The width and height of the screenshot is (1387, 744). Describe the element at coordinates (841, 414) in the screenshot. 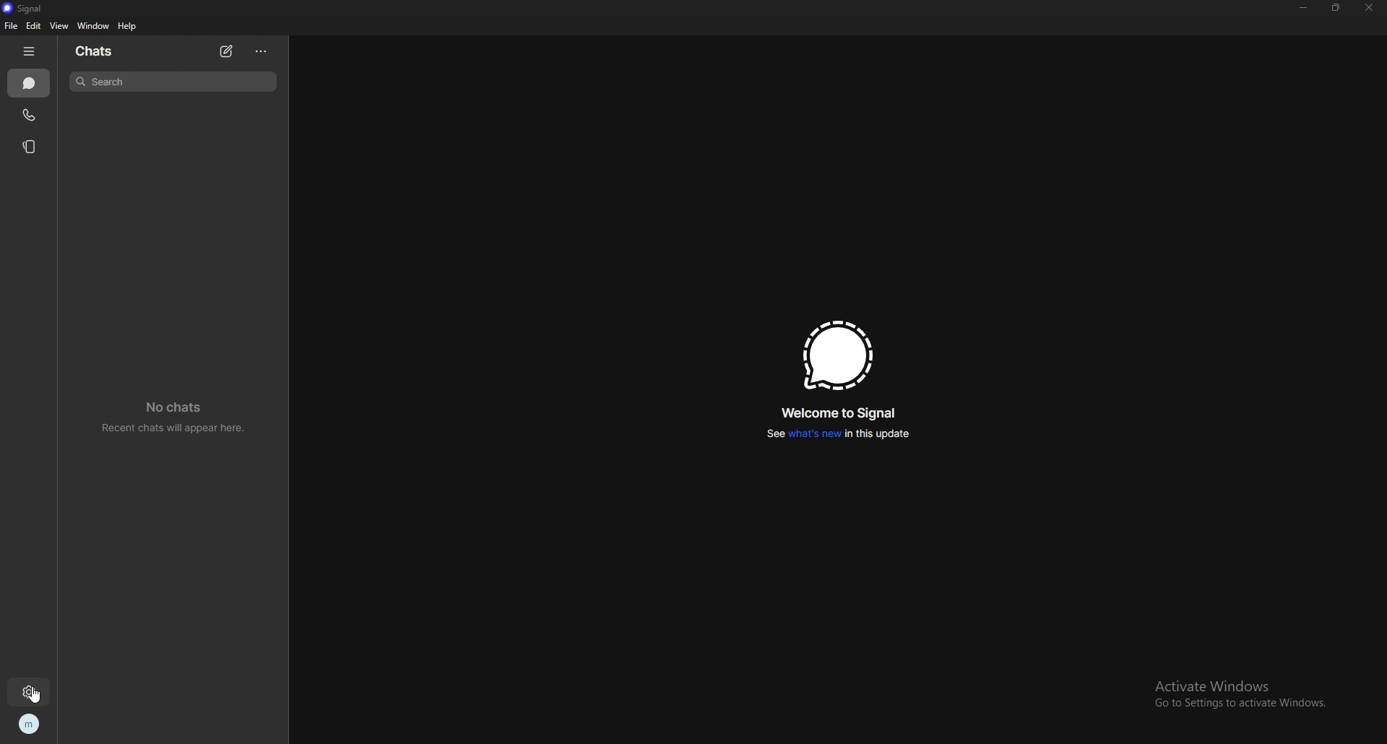

I see `welcome to signal` at that location.